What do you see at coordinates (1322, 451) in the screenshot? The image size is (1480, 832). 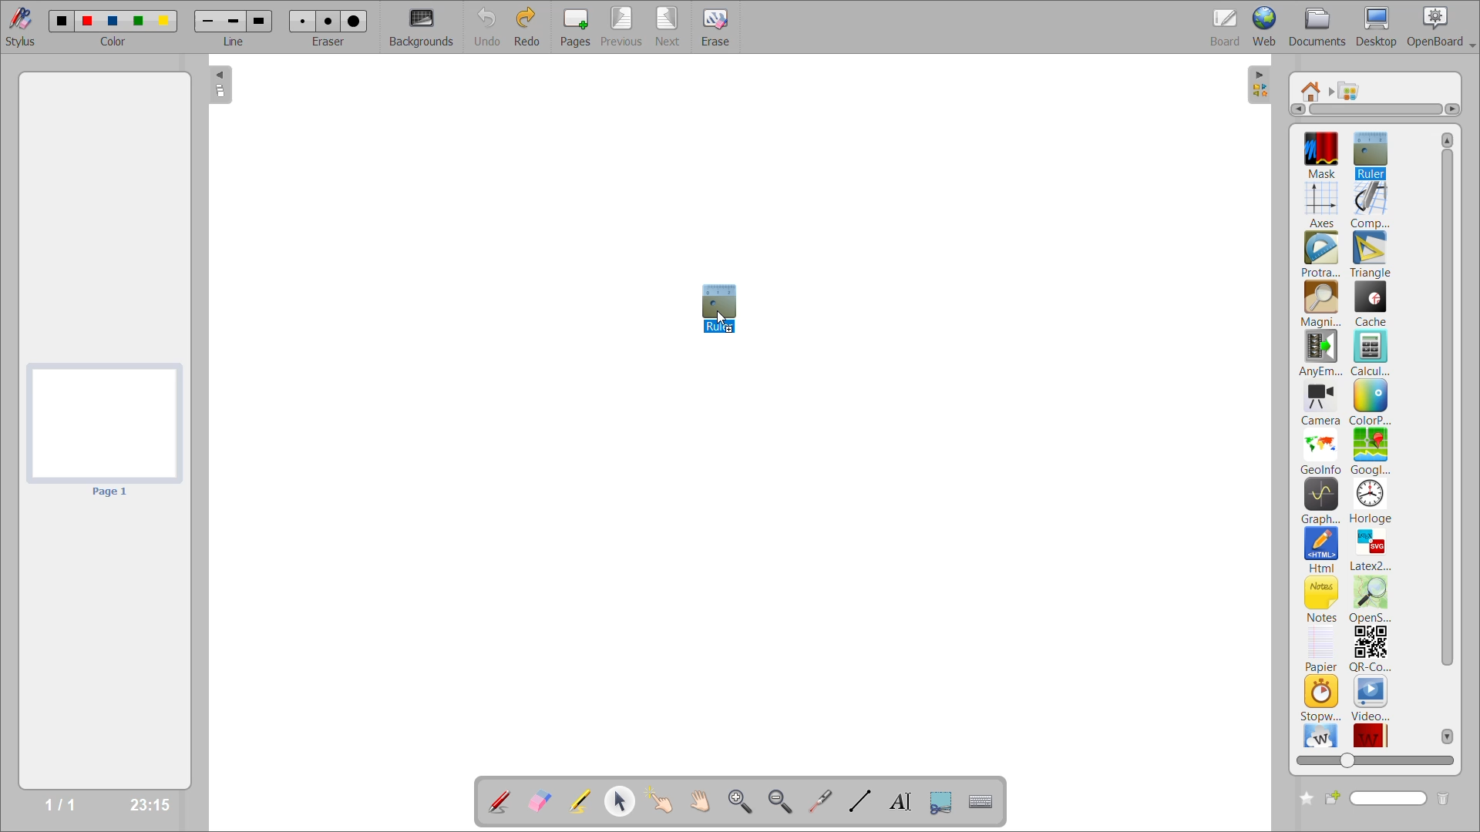 I see `geoinfo` at bounding box center [1322, 451].